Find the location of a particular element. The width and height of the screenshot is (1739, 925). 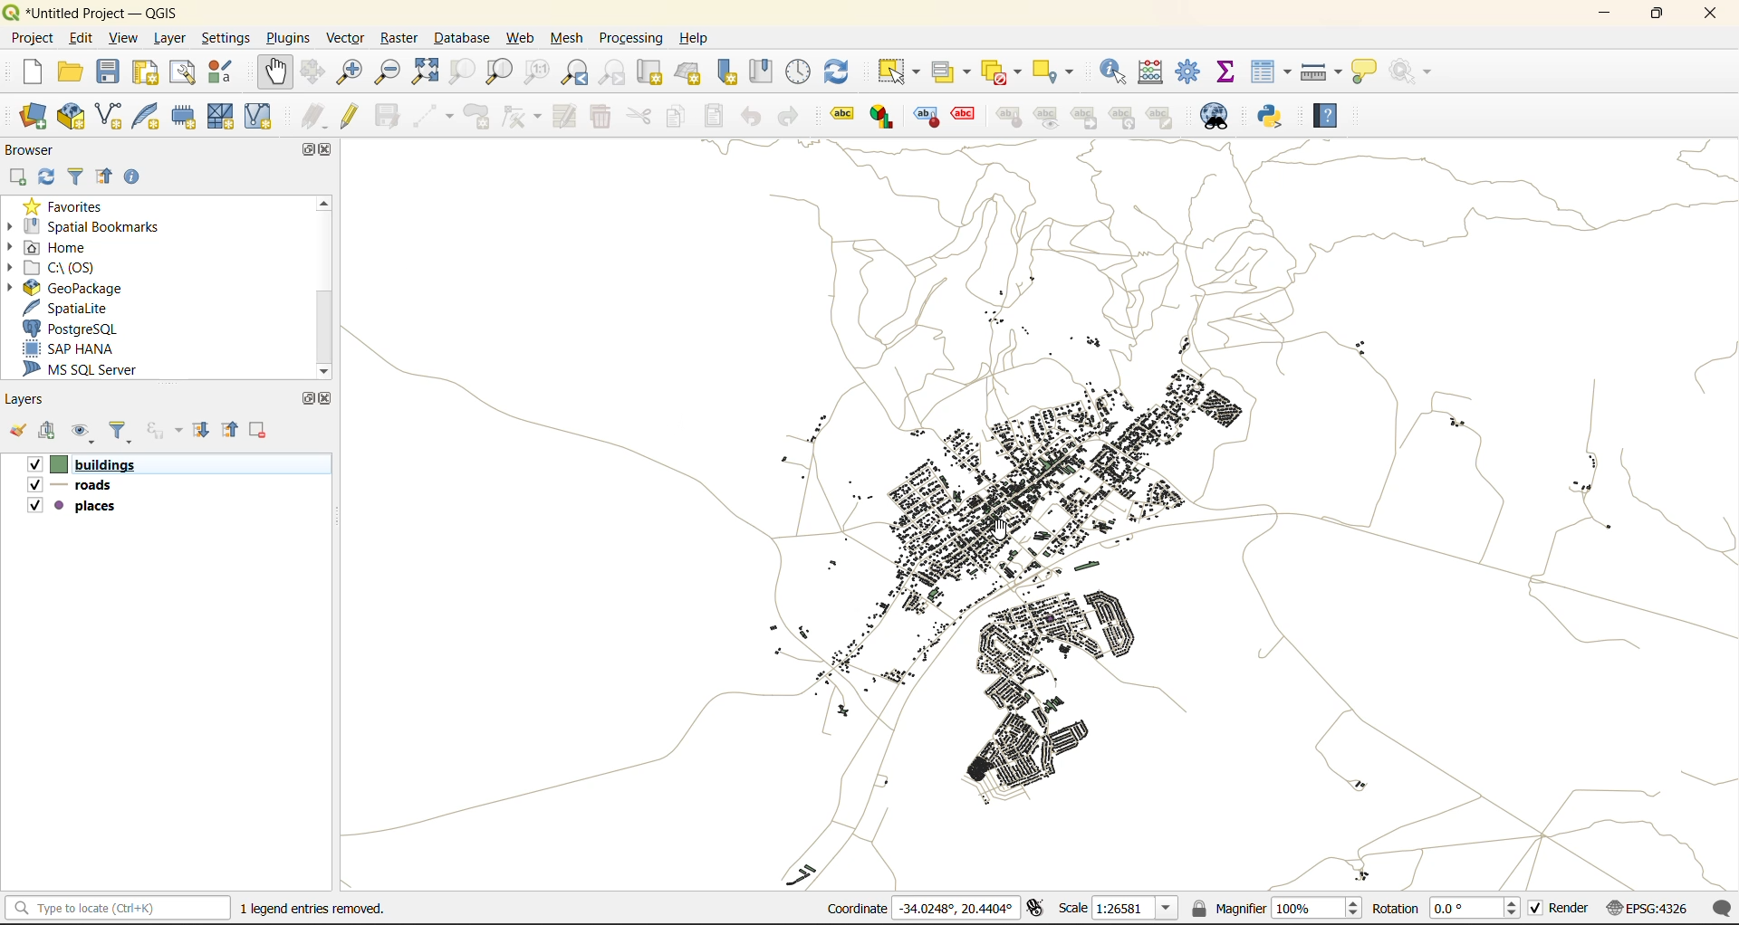

control panel is located at coordinates (797, 75).